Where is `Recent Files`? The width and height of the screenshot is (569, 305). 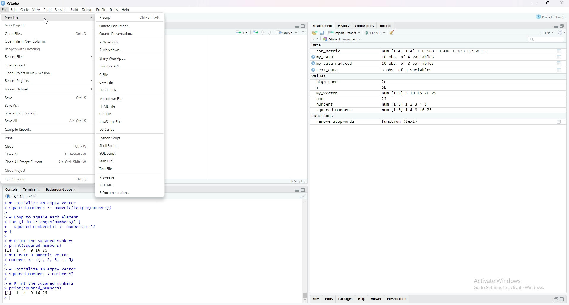
Recent Files is located at coordinates (47, 56).